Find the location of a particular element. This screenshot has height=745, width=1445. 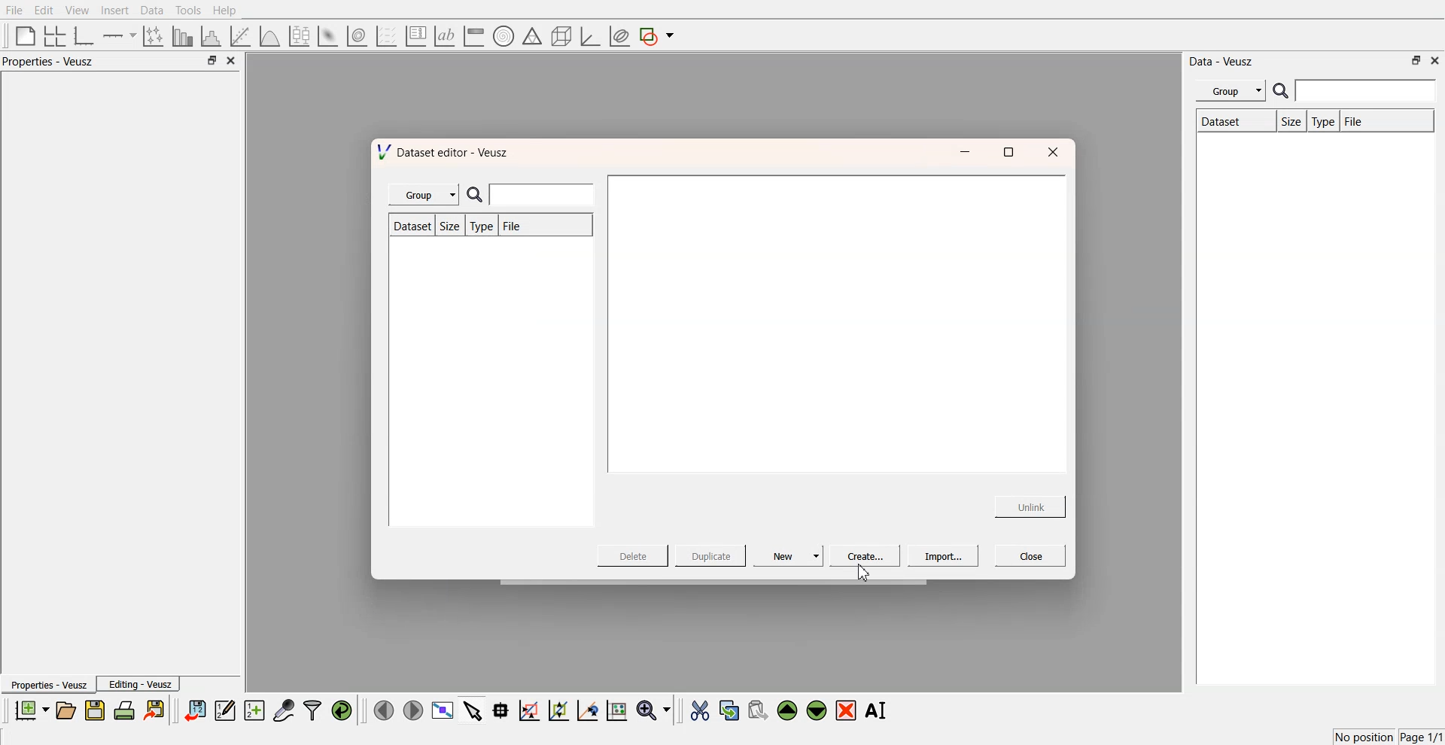

Type is located at coordinates (1323, 122).